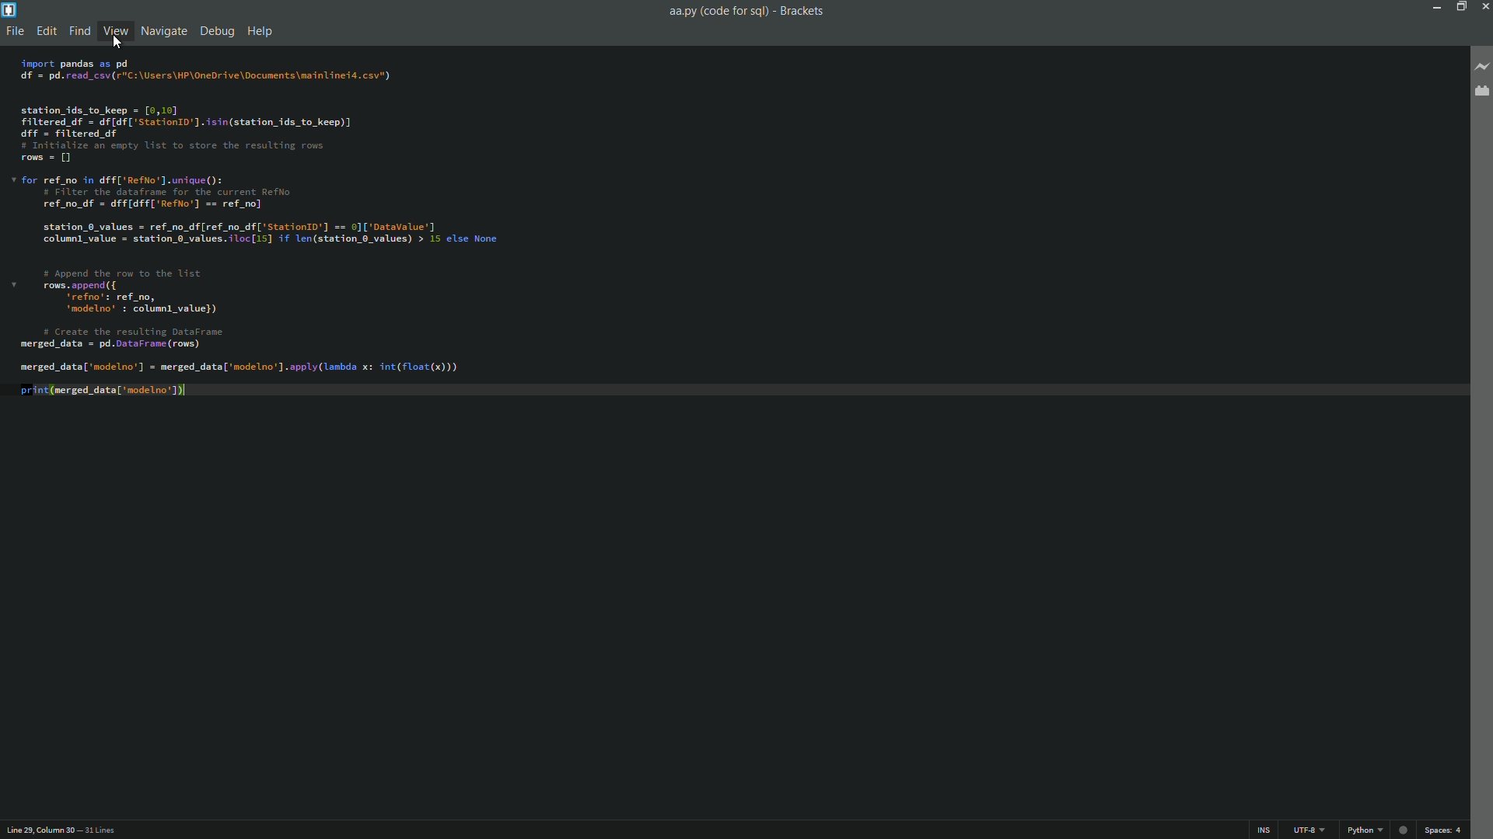  I want to click on minimize button, so click(1432, 6).